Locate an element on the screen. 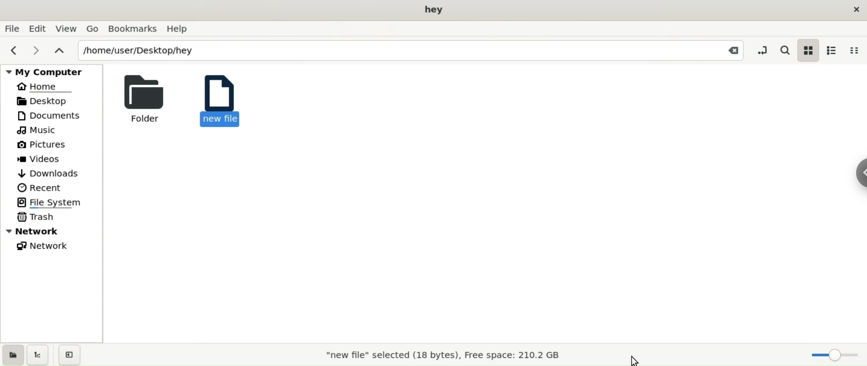 The image size is (867, 366). Downloads is located at coordinates (48, 174).